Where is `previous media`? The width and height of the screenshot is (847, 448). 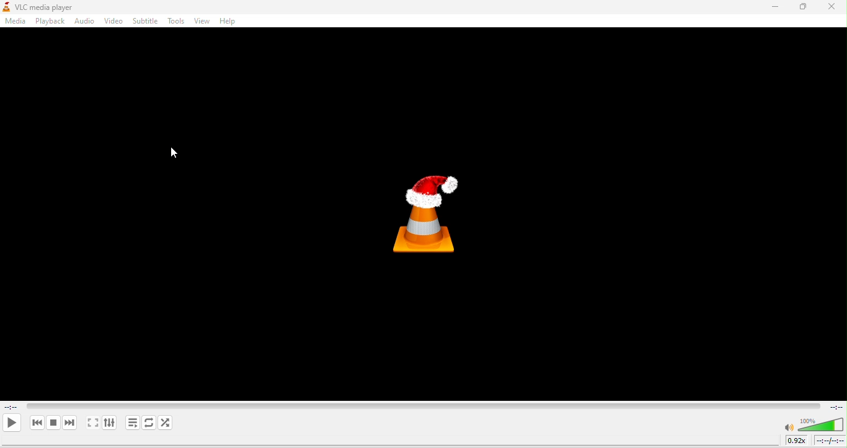 previous media is located at coordinates (37, 423).